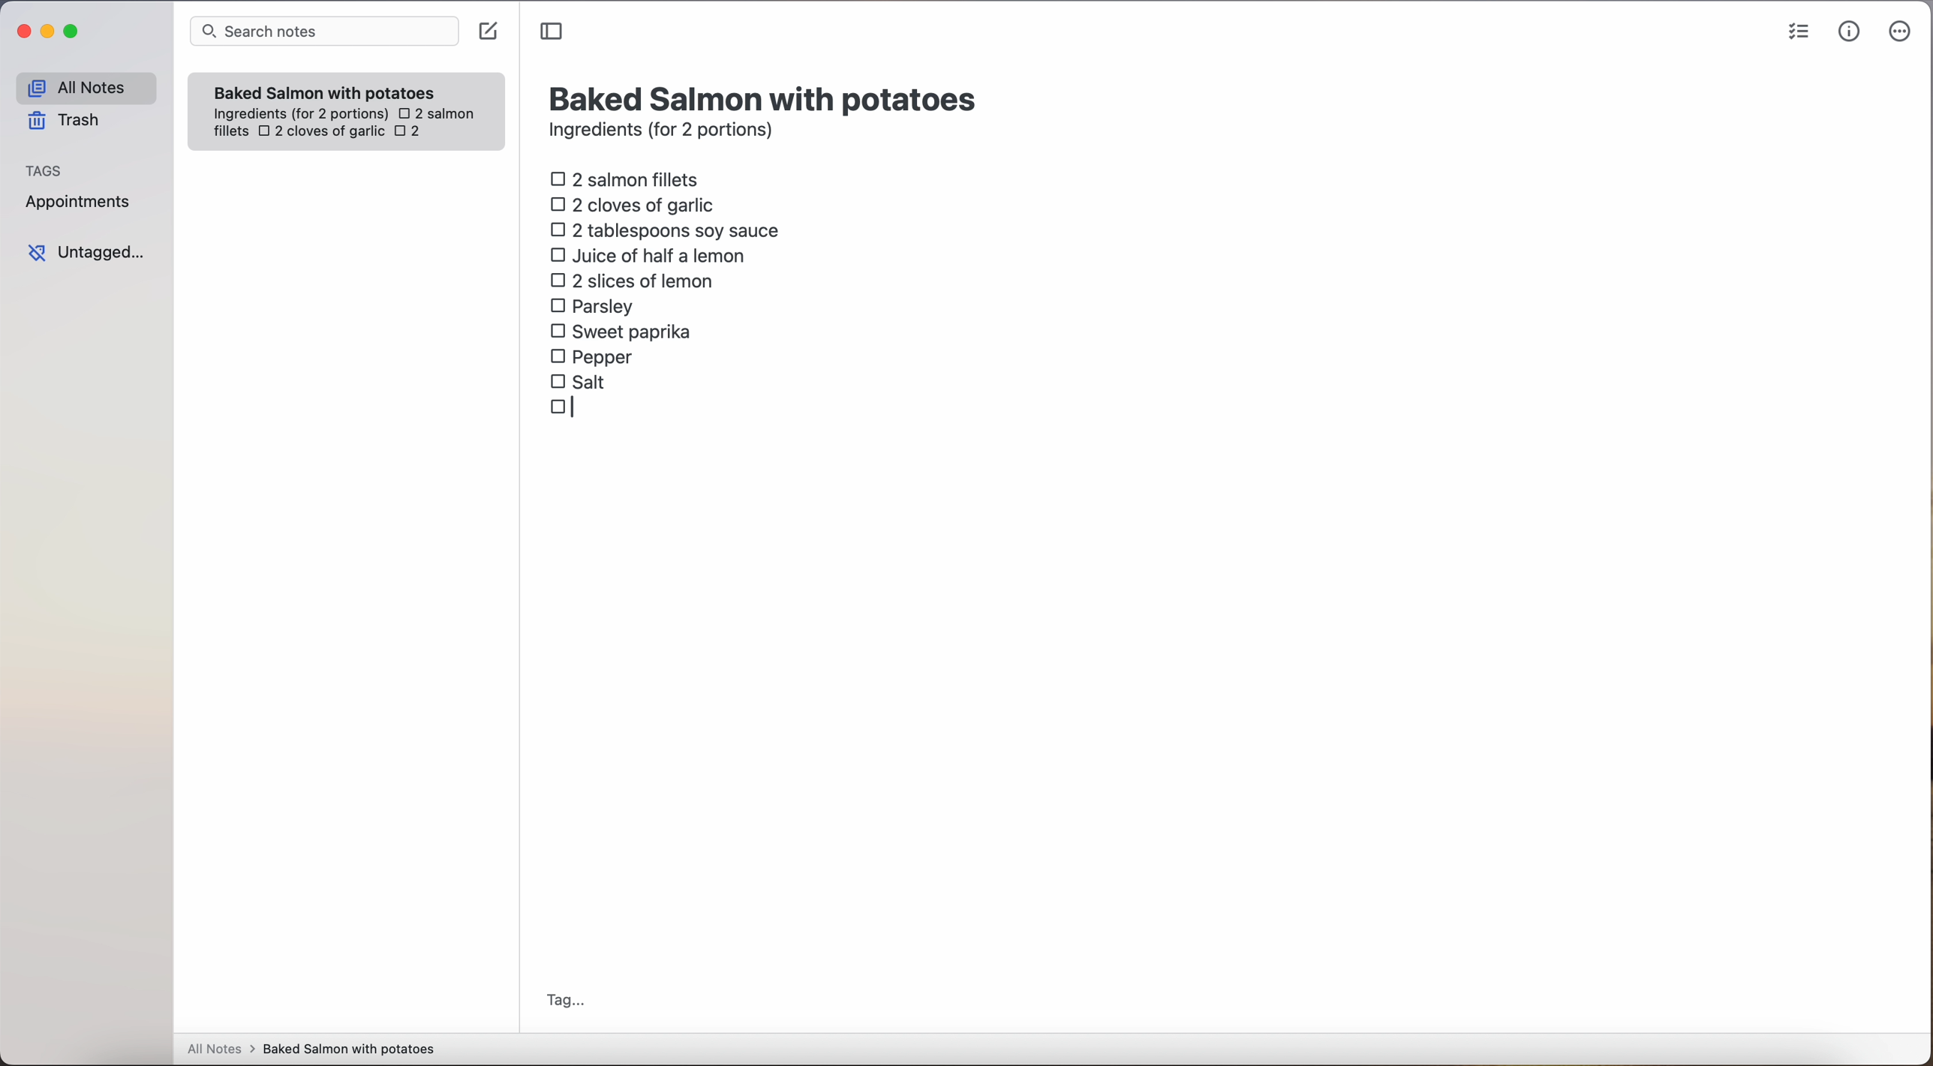  Describe the element at coordinates (1850, 31) in the screenshot. I see `metrics` at that location.